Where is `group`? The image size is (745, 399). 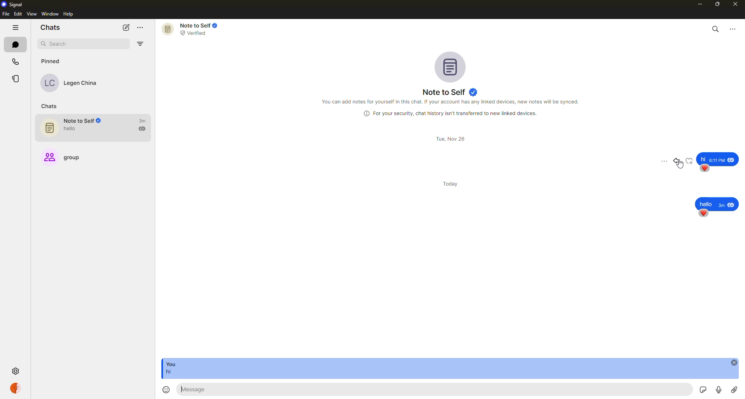
group is located at coordinates (69, 158).